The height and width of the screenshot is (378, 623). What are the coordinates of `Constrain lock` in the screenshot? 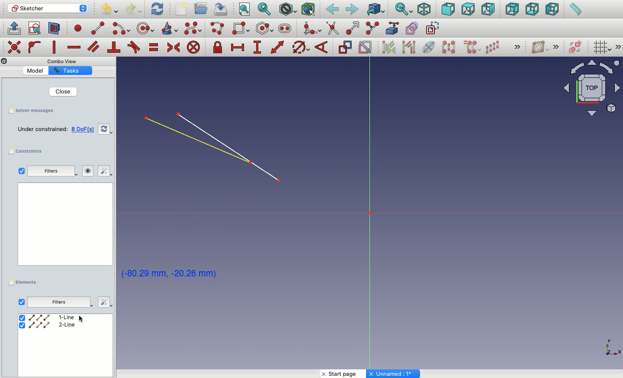 It's located at (219, 47).